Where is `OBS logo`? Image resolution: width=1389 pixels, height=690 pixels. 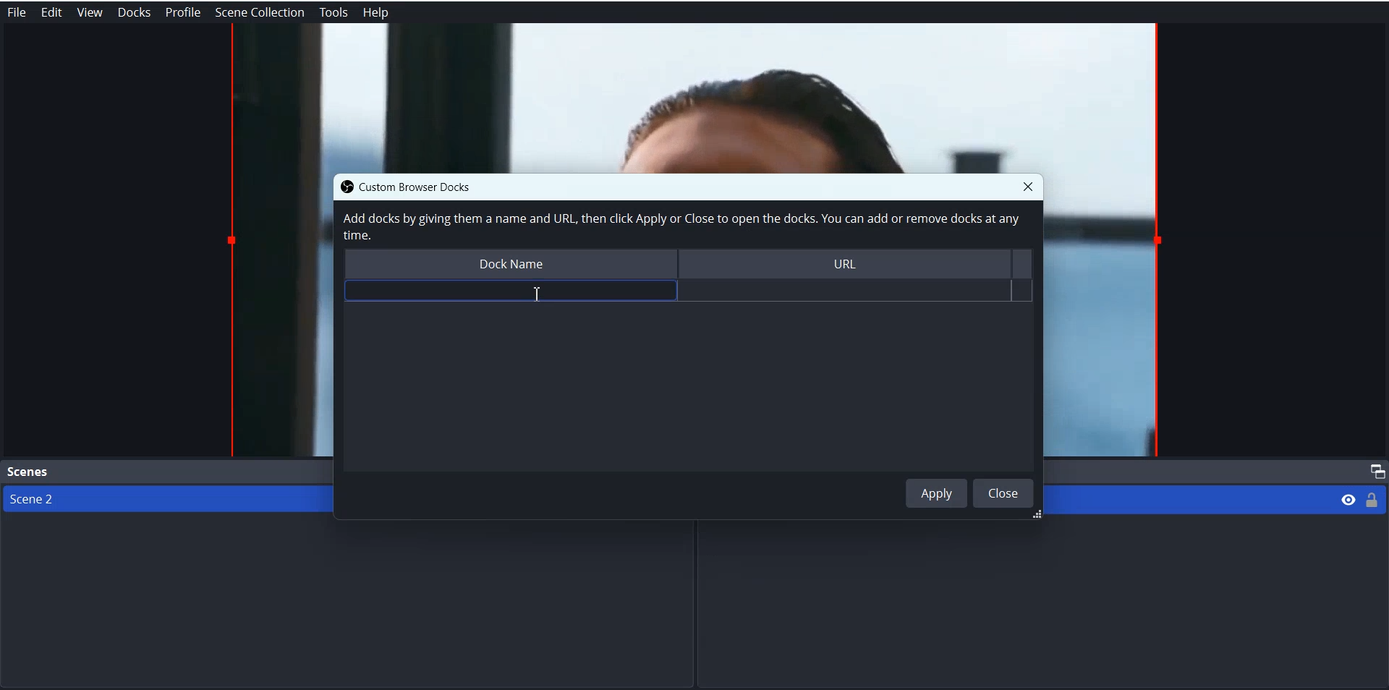 OBS logo is located at coordinates (343, 187).